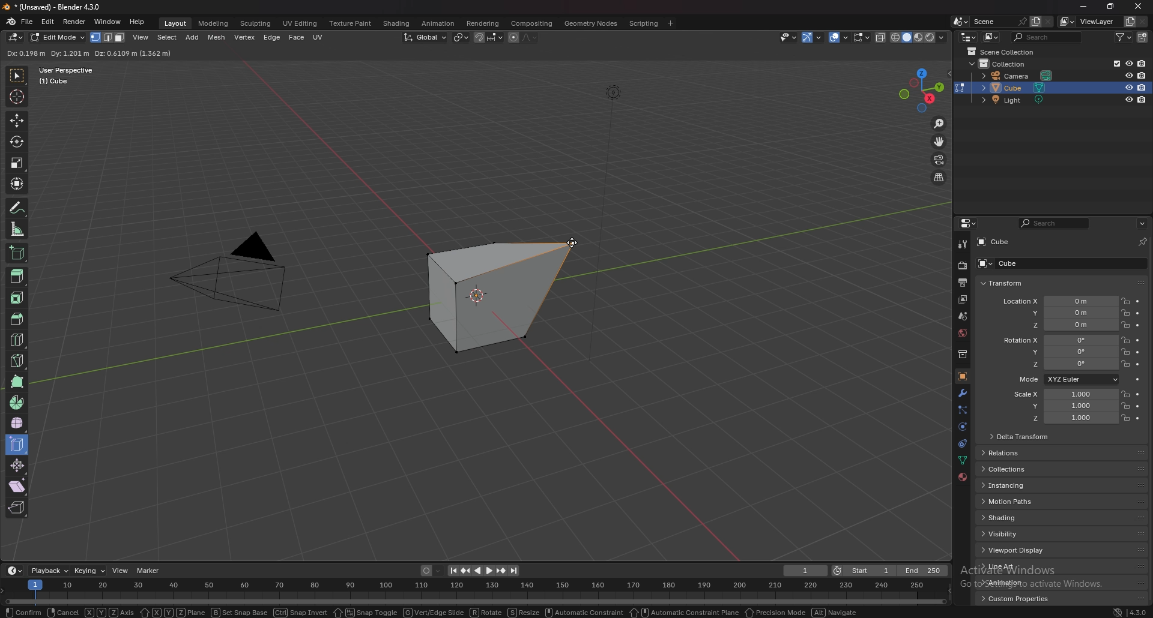 Image resolution: width=1153 pixels, height=618 pixels. Describe the element at coordinates (57, 7) in the screenshot. I see `title` at that location.